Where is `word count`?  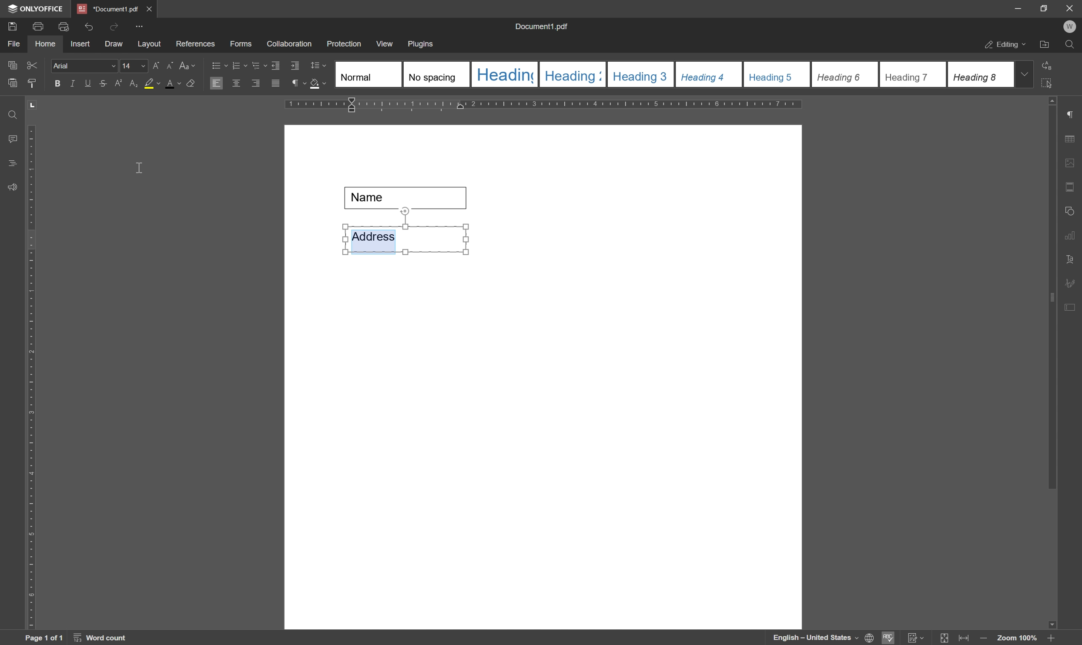
word count is located at coordinates (103, 638).